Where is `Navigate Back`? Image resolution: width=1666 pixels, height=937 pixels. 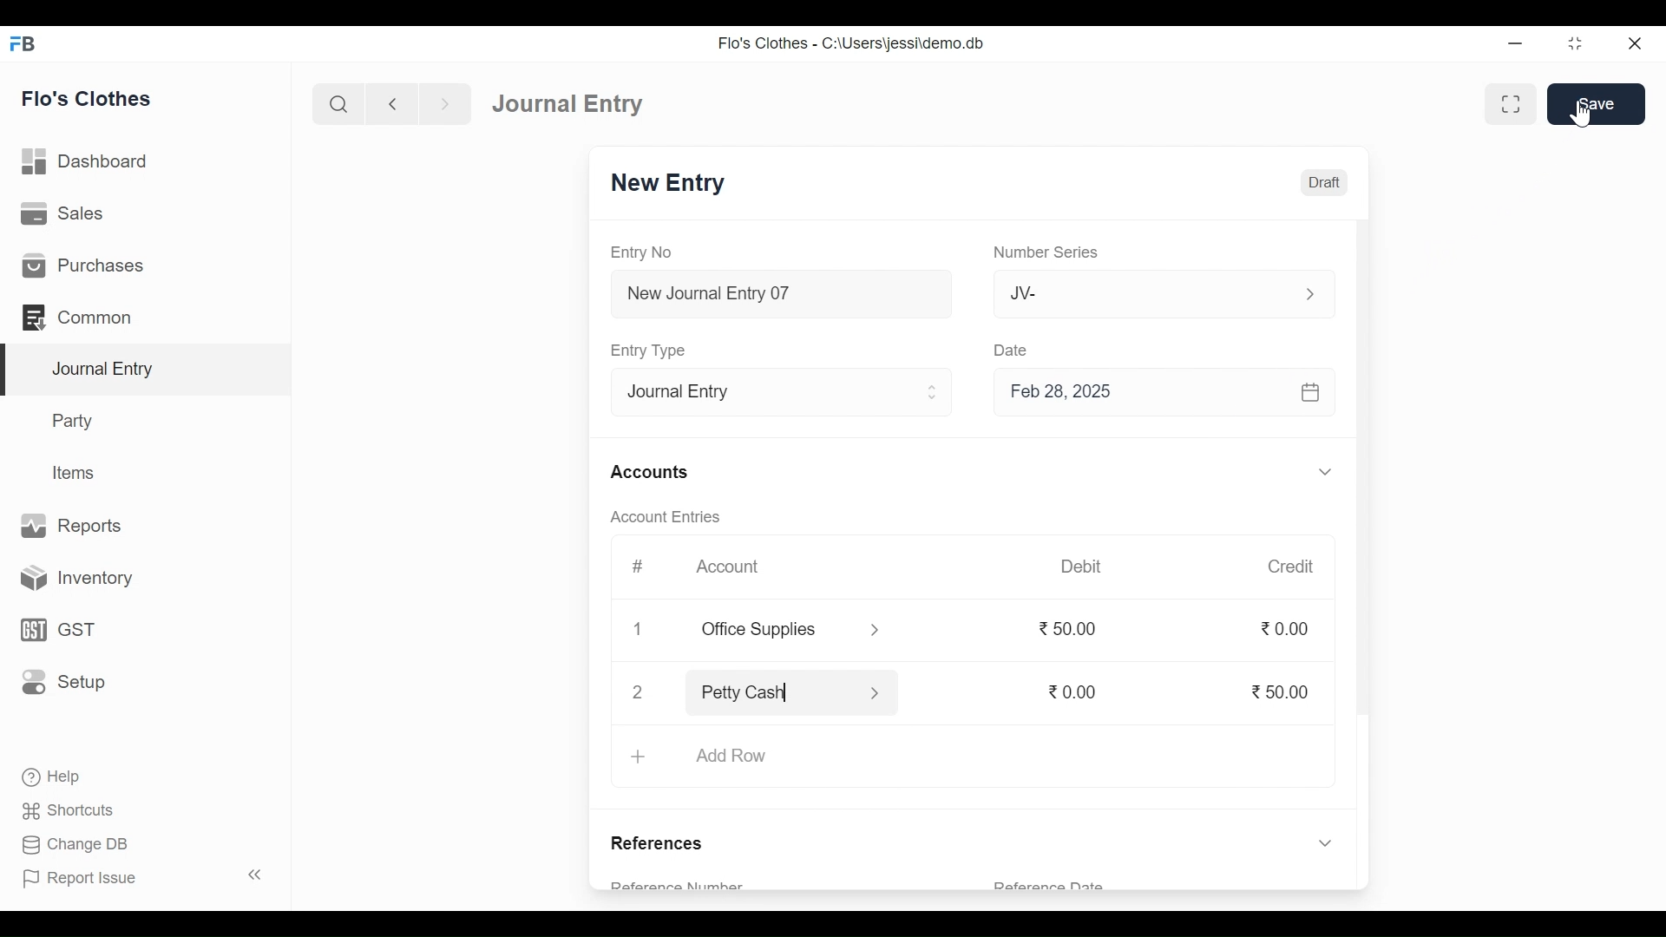 Navigate Back is located at coordinates (391, 104).